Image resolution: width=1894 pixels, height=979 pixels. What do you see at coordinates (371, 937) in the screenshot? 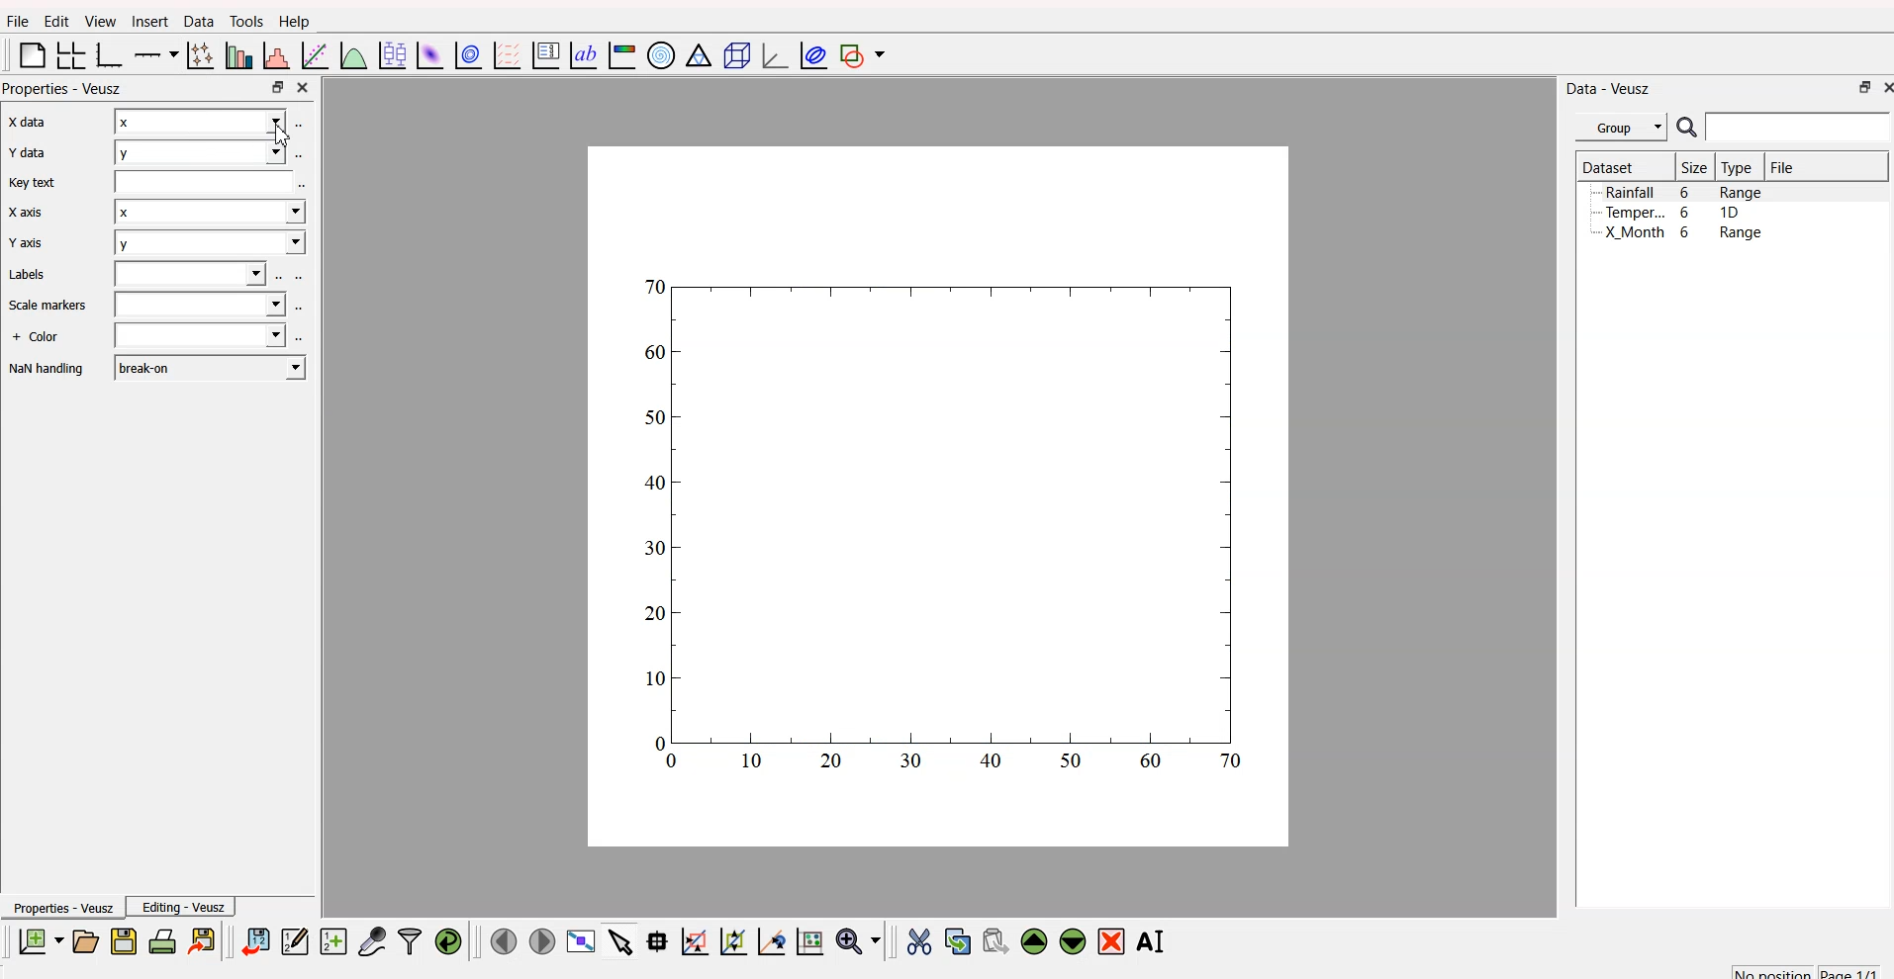
I see `capture a dataset` at bounding box center [371, 937].